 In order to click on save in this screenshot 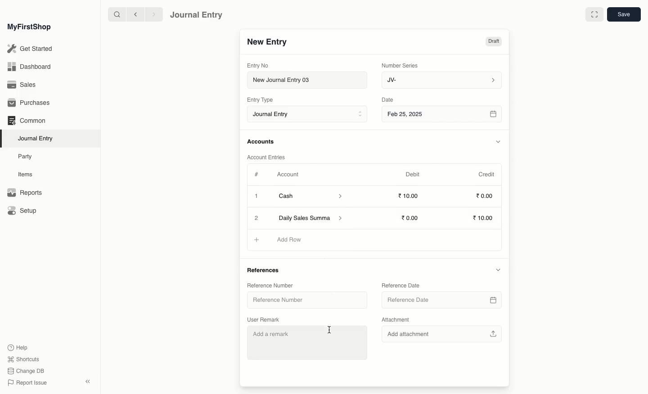, I will do `click(623, 15)`.